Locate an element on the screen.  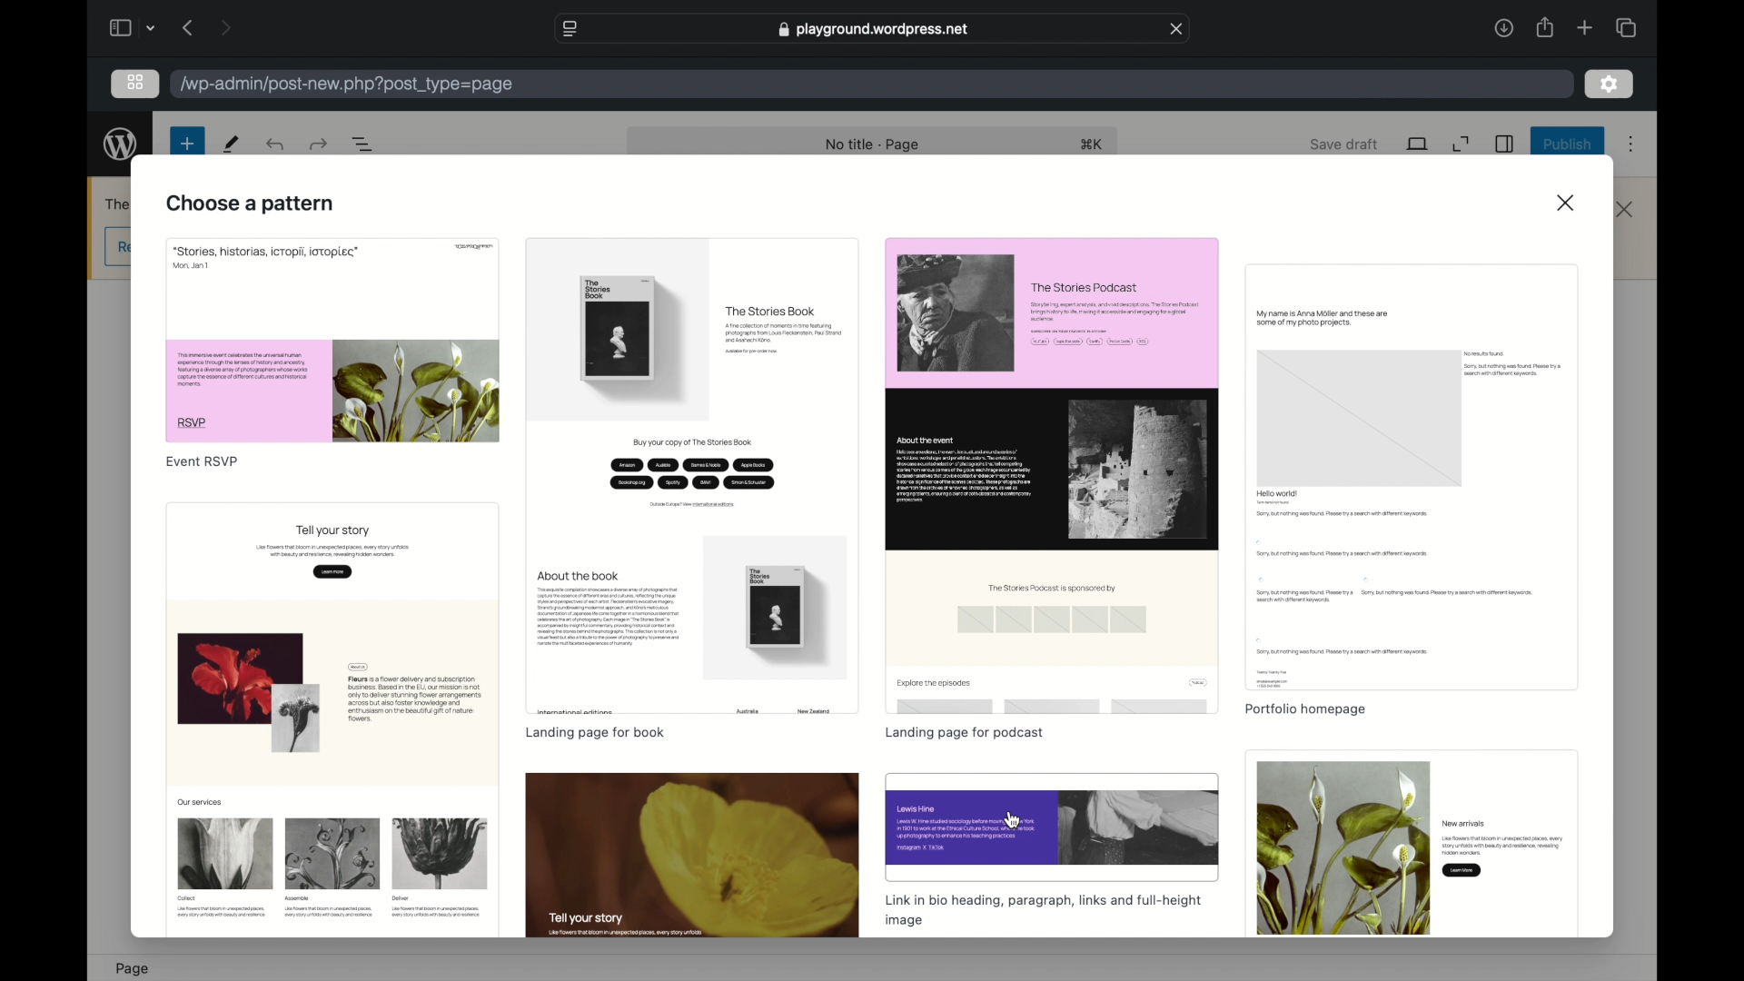
landing page for podcast is located at coordinates (965, 734).